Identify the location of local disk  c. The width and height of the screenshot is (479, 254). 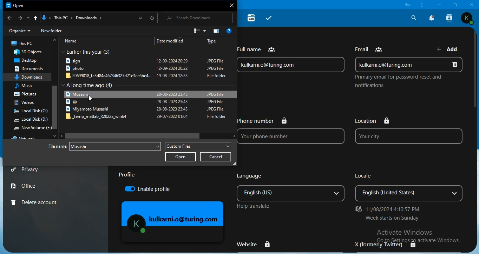
(30, 112).